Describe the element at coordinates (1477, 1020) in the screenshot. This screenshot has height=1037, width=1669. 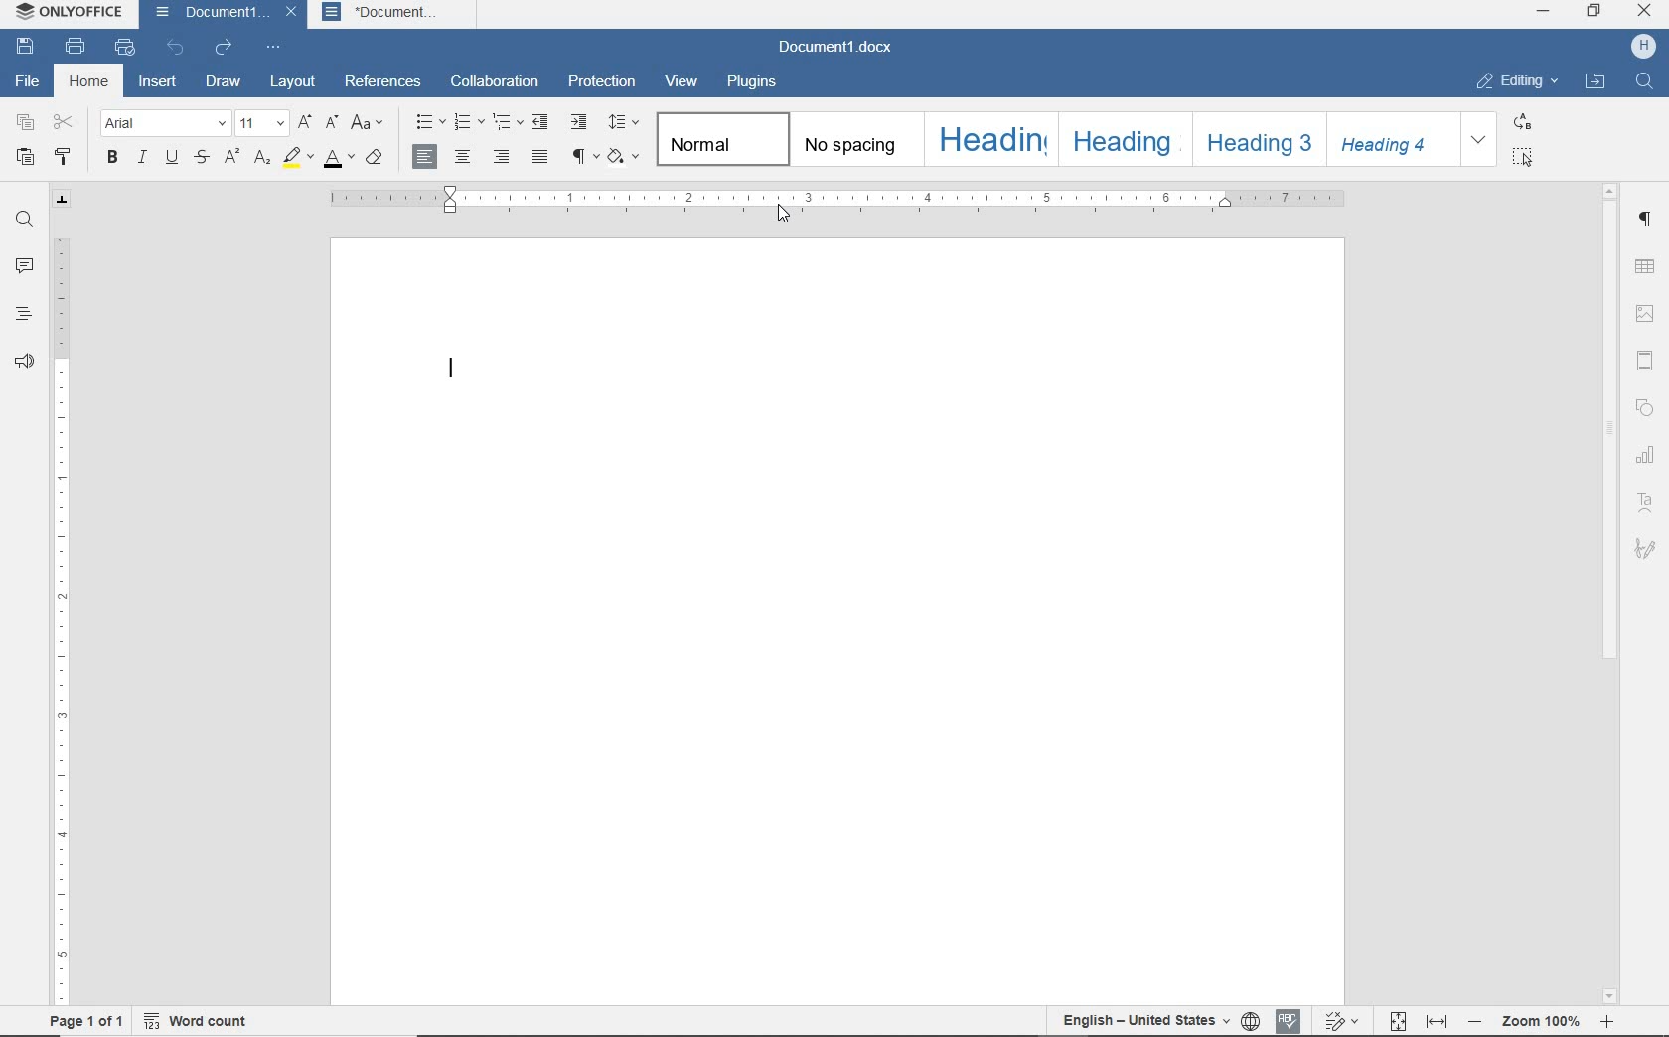
I see `zoom out` at that location.